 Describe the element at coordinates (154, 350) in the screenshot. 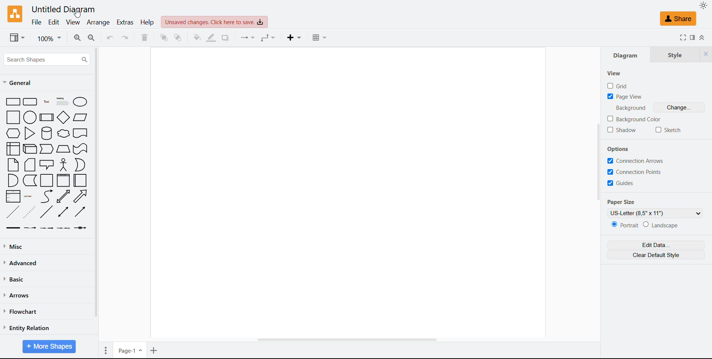

I see `Add page ` at that location.